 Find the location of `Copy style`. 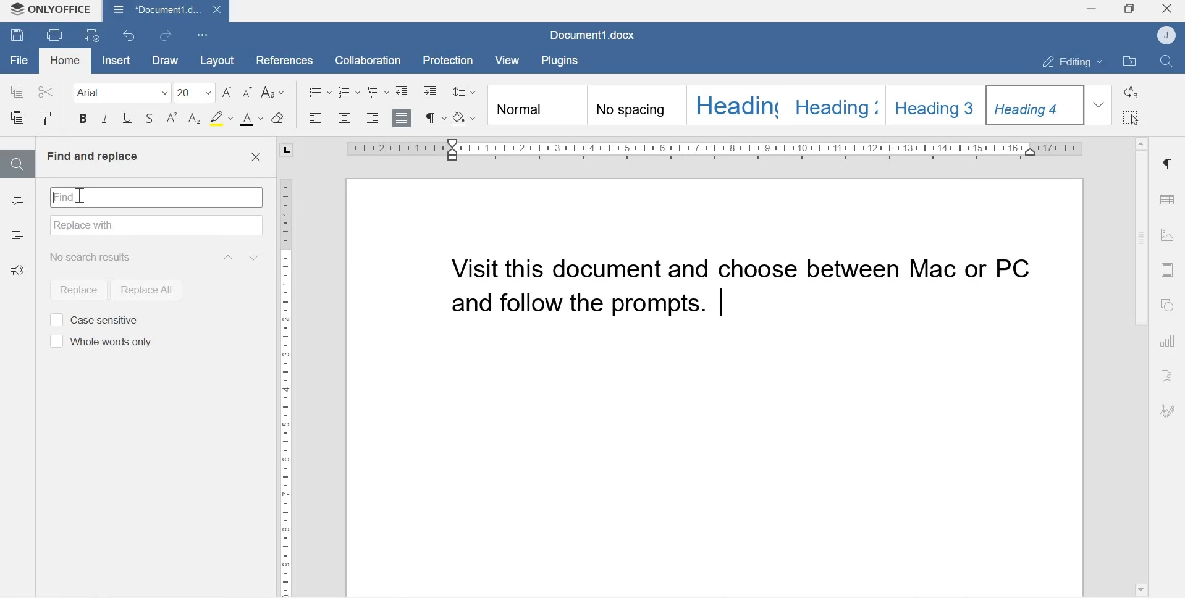

Copy style is located at coordinates (46, 119).